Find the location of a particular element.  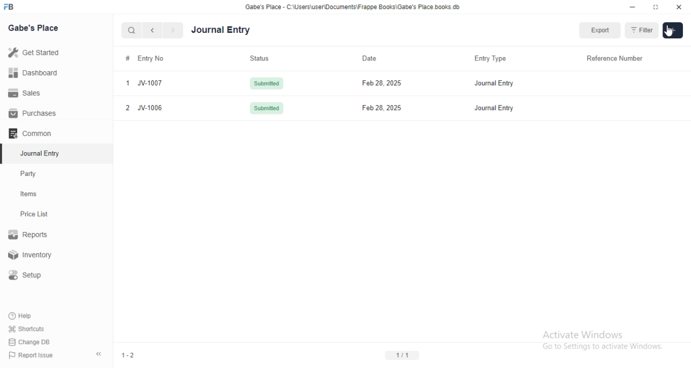

JV-1006 is located at coordinates (152, 108).